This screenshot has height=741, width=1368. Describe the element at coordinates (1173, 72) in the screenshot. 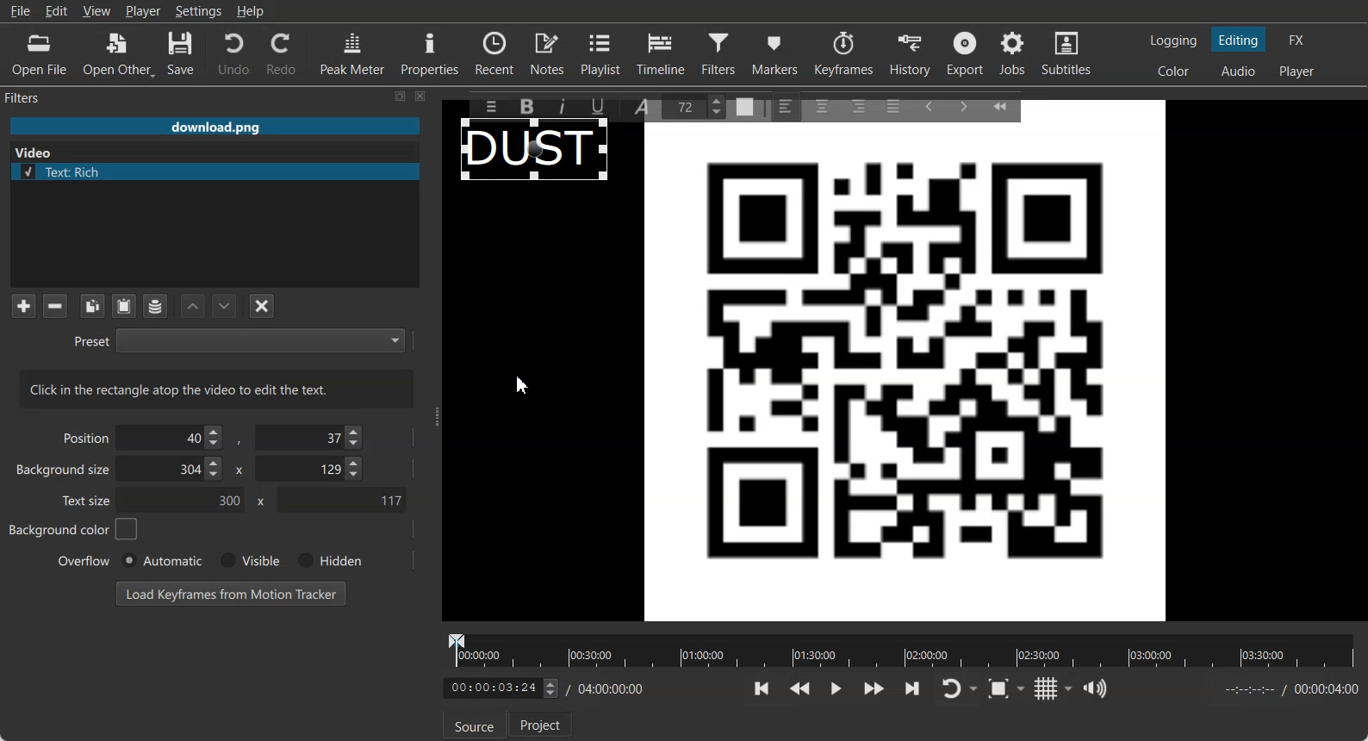

I see `Switching to the Color layout` at that location.